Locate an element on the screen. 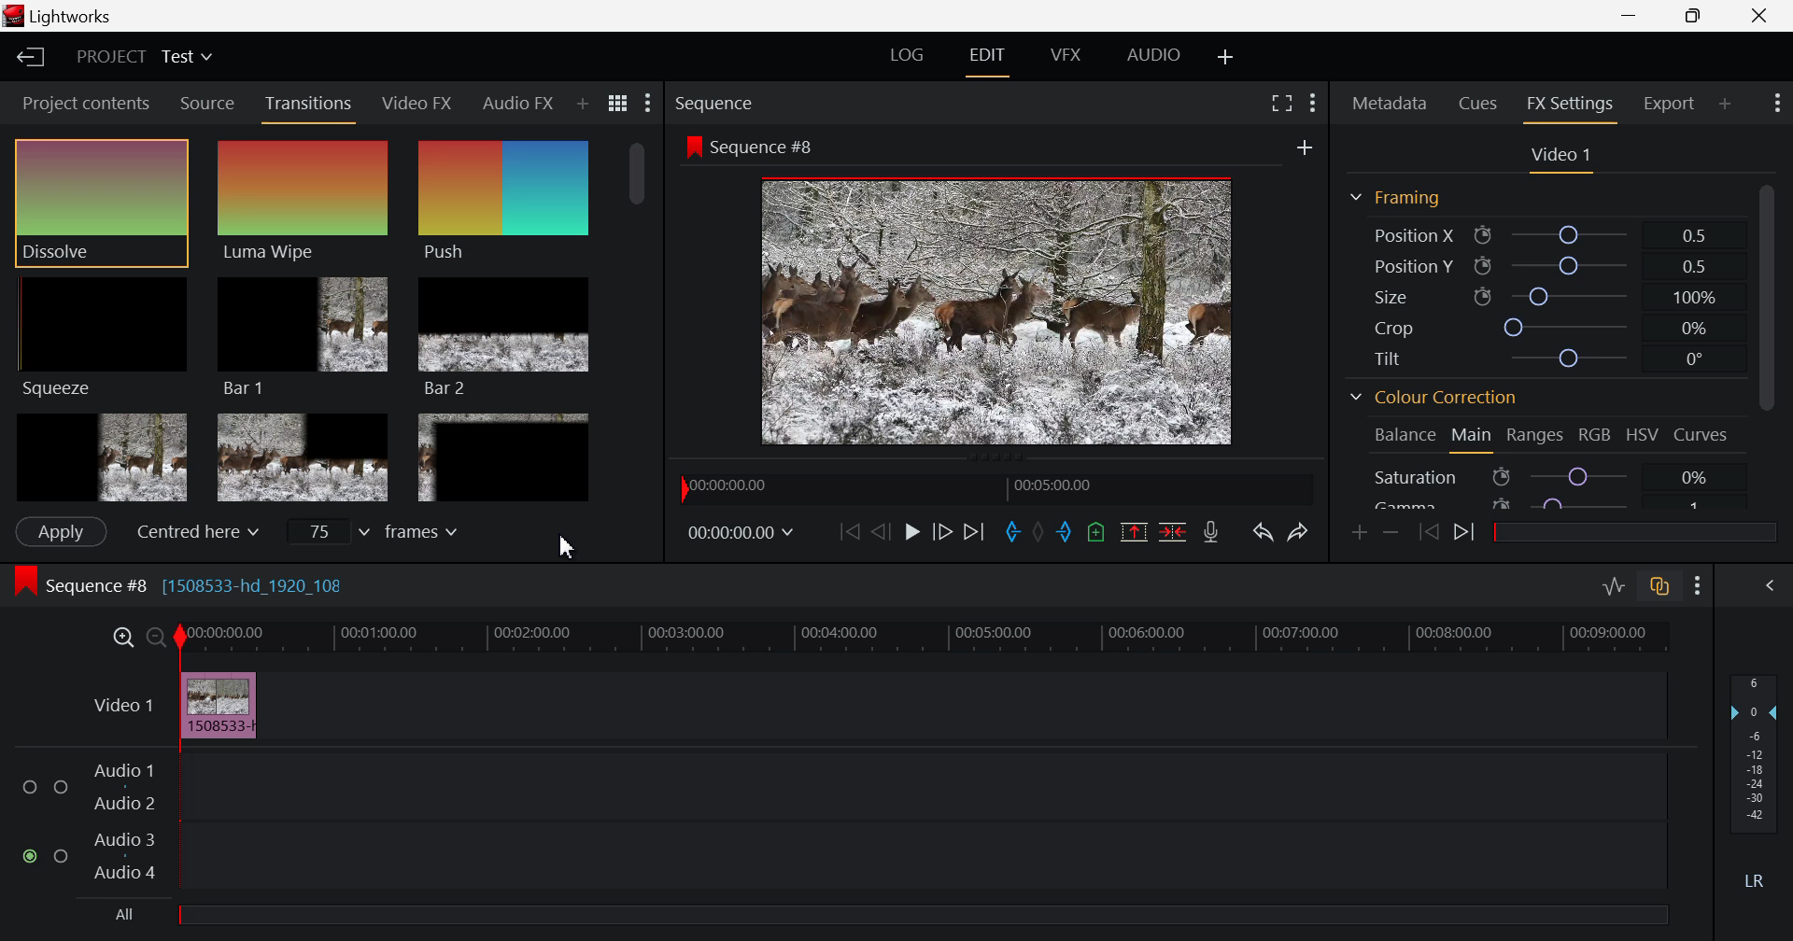 This screenshot has height=941, width=1793. Balance is located at coordinates (1402, 437).